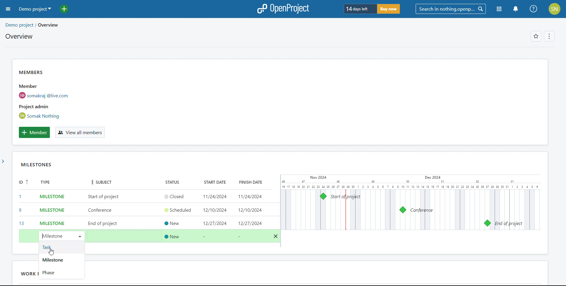 Image resolution: width=566 pixels, height=286 pixels. Describe the element at coordinates (61, 236) in the screenshot. I see `create new work package` at that location.